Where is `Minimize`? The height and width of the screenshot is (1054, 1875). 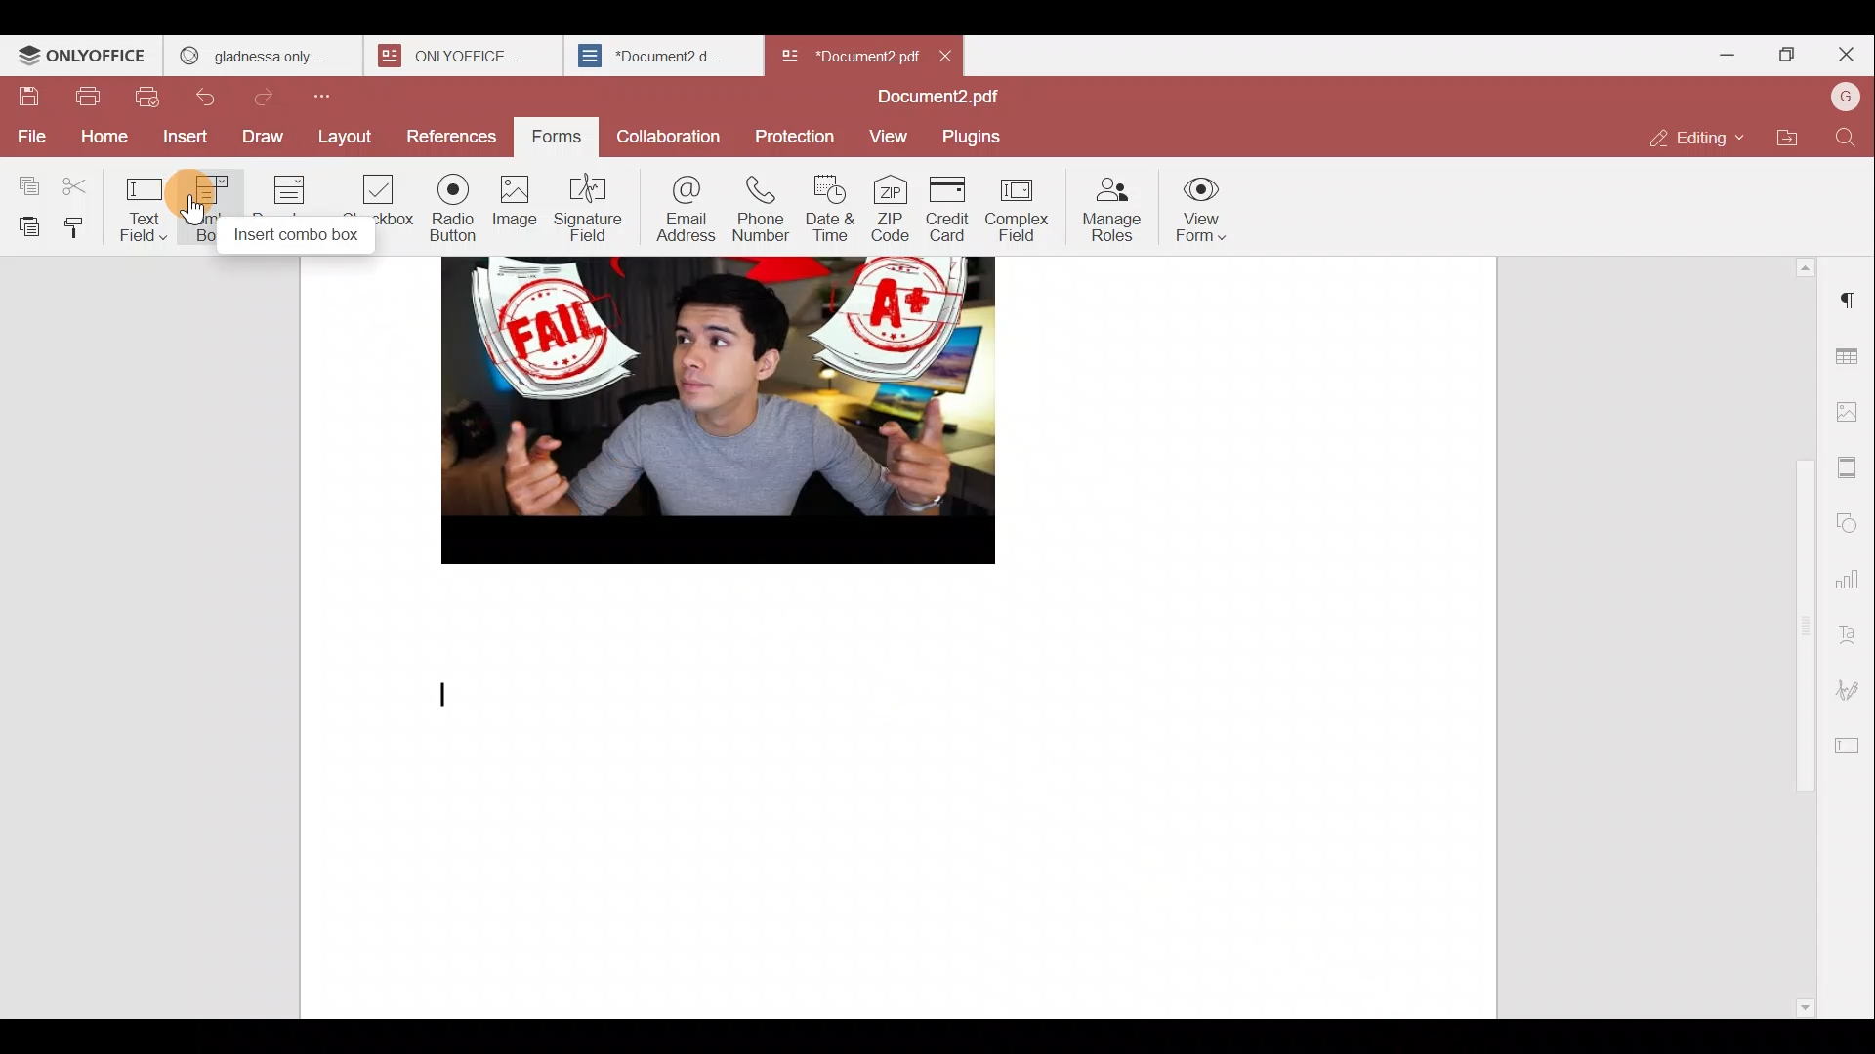
Minimize is located at coordinates (1712, 59).